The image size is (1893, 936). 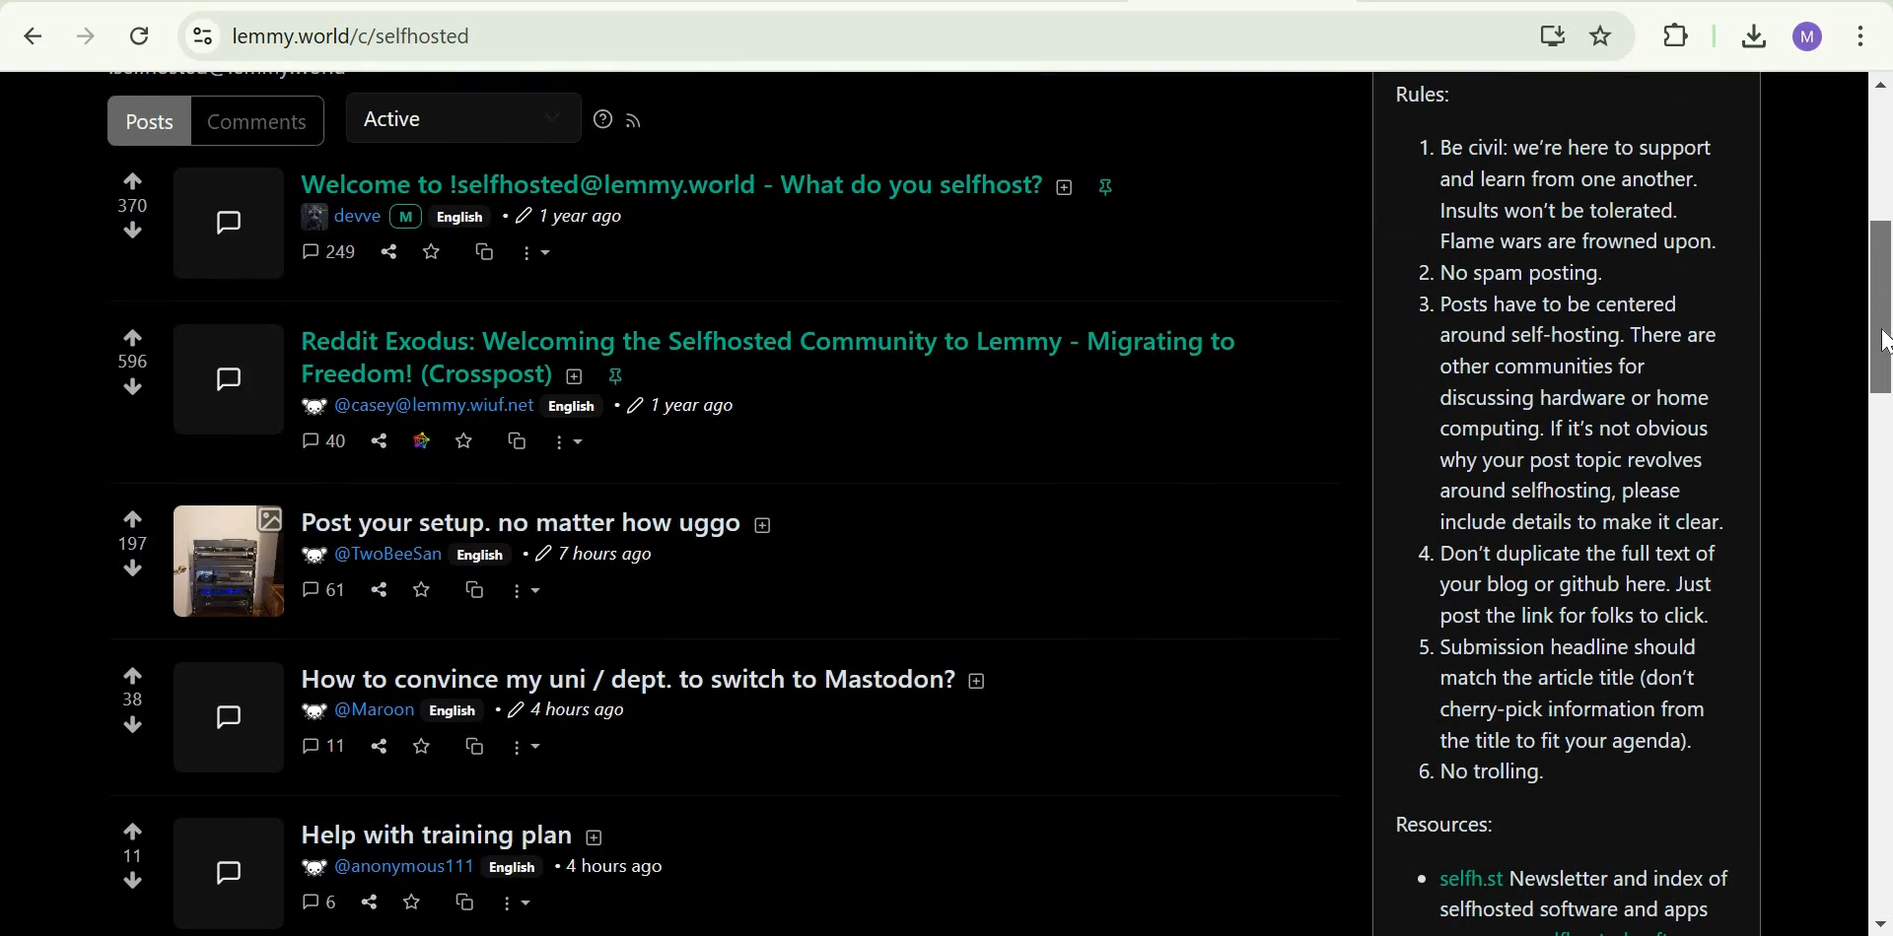 I want to click on expand here, so click(x=233, y=371).